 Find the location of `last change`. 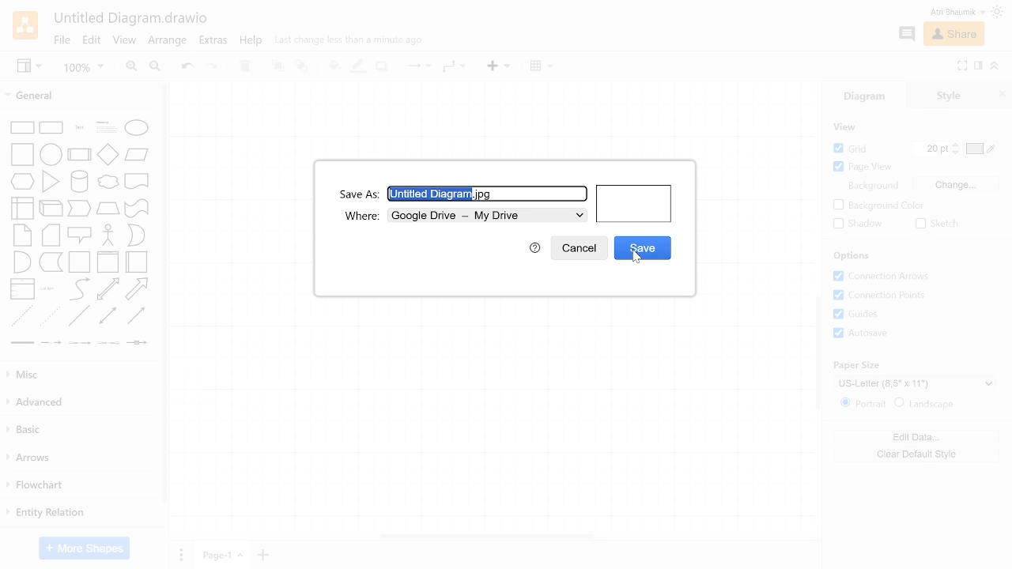

last change is located at coordinates (353, 40).